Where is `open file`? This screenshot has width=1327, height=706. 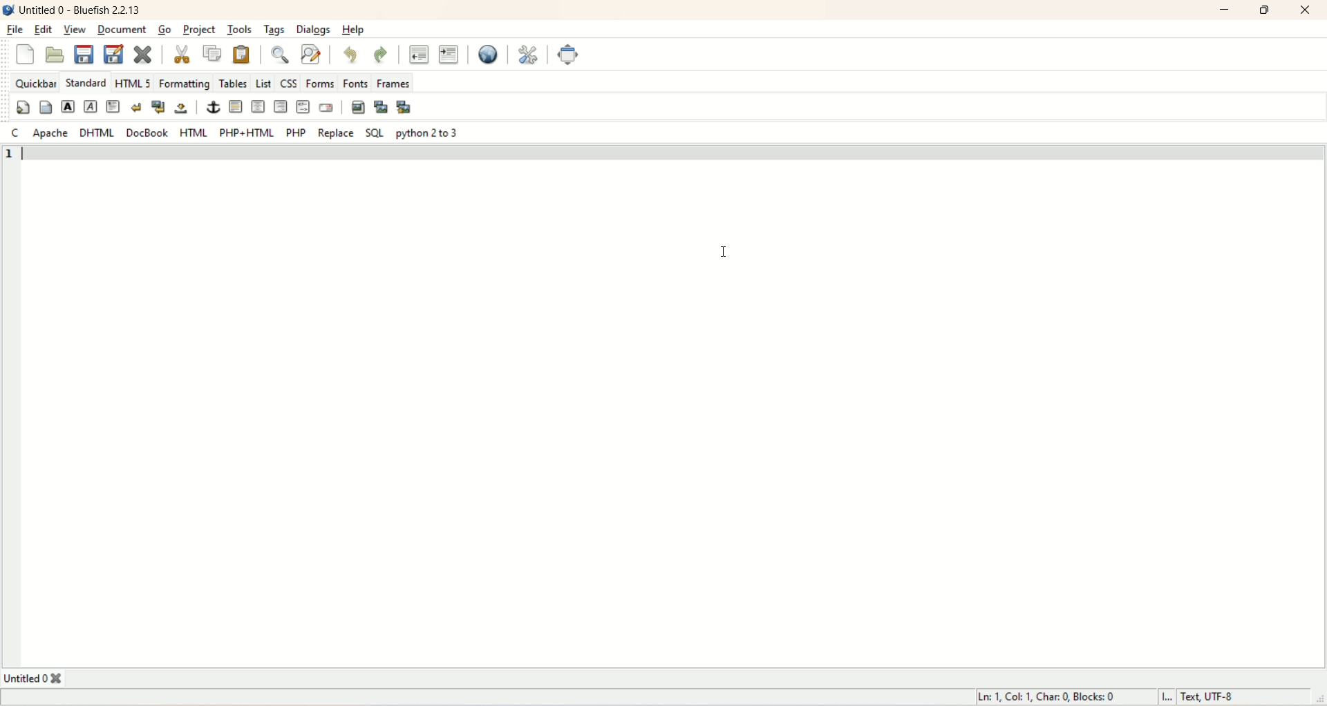
open file is located at coordinates (57, 55).